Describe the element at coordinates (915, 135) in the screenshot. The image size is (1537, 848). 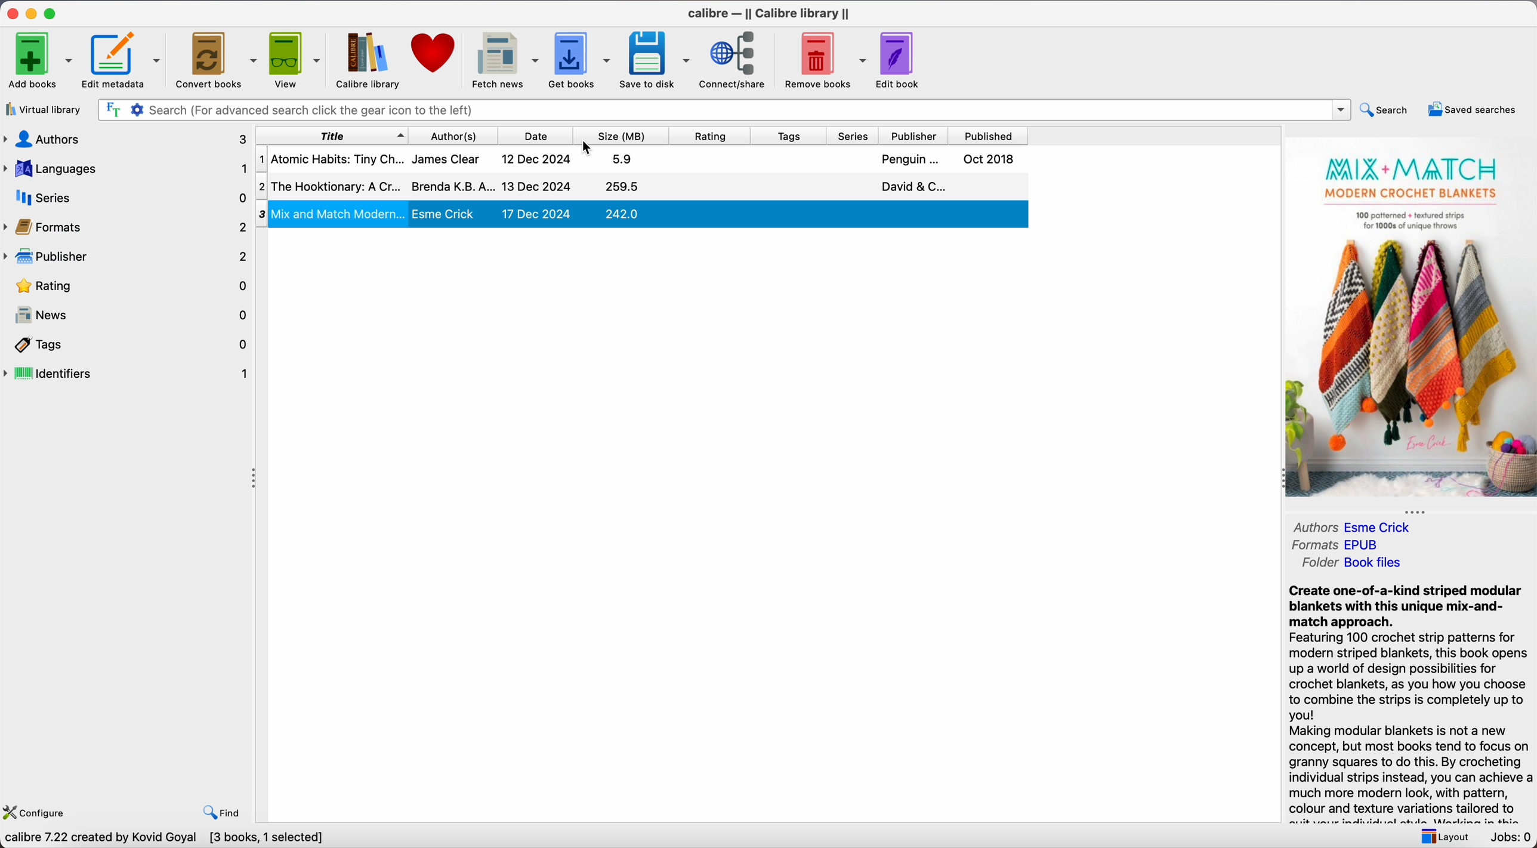
I see `publisher` at that location.